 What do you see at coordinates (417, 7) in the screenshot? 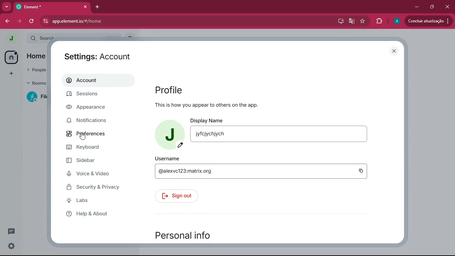
I see `minimize` at bounding box center [417, 7].